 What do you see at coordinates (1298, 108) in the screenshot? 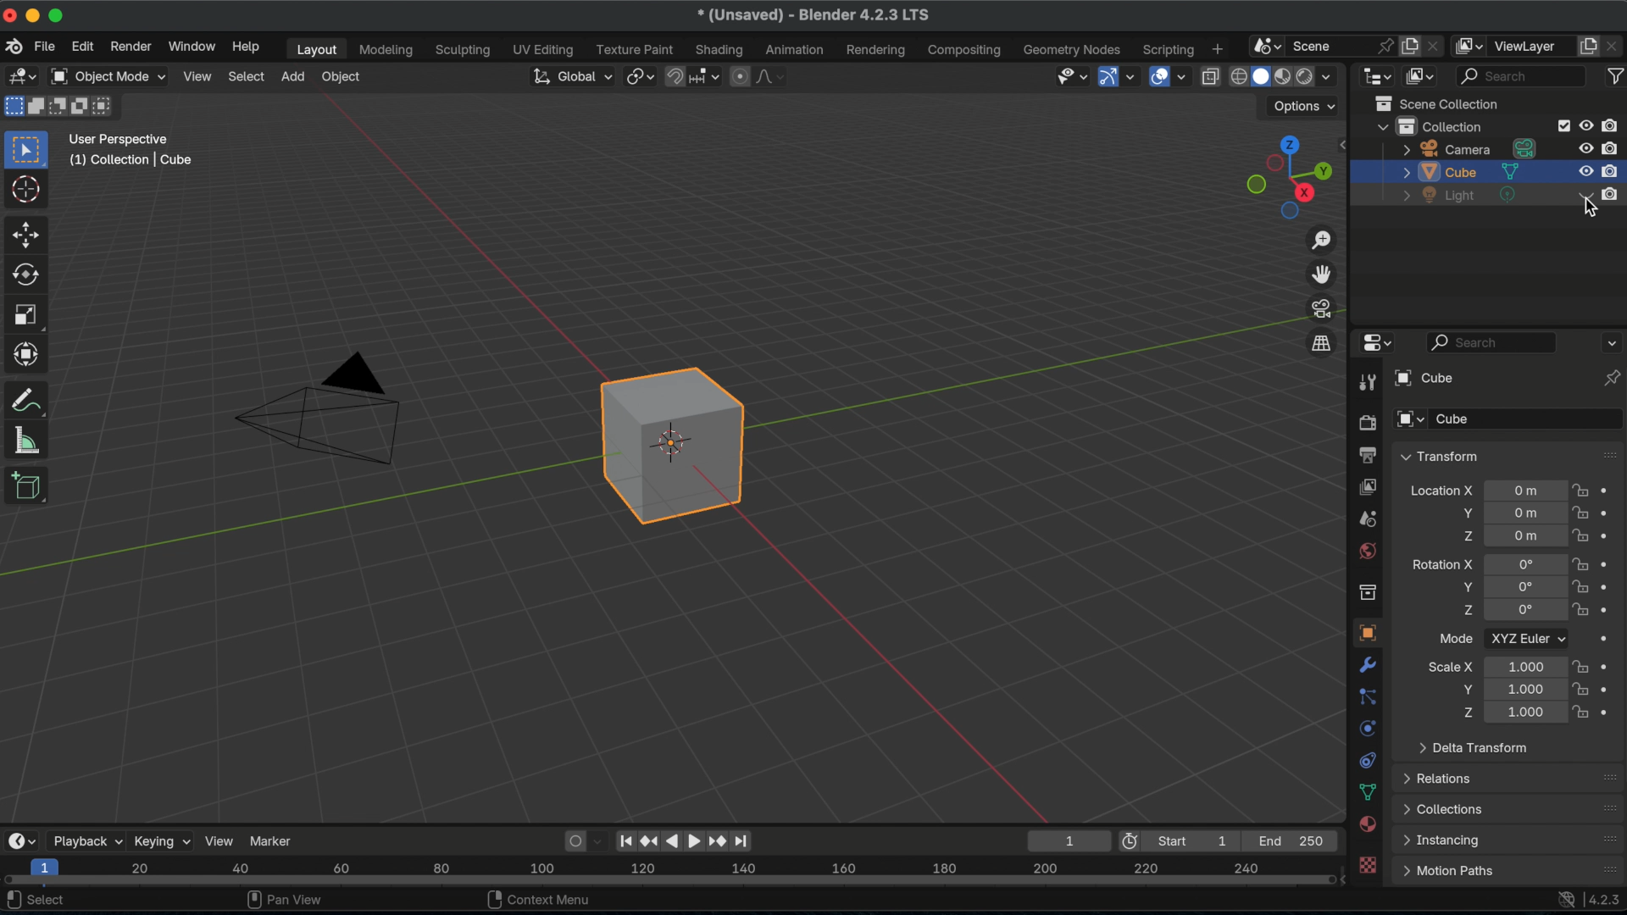
I see `options dropdown` at bounding box center [1298, 108].